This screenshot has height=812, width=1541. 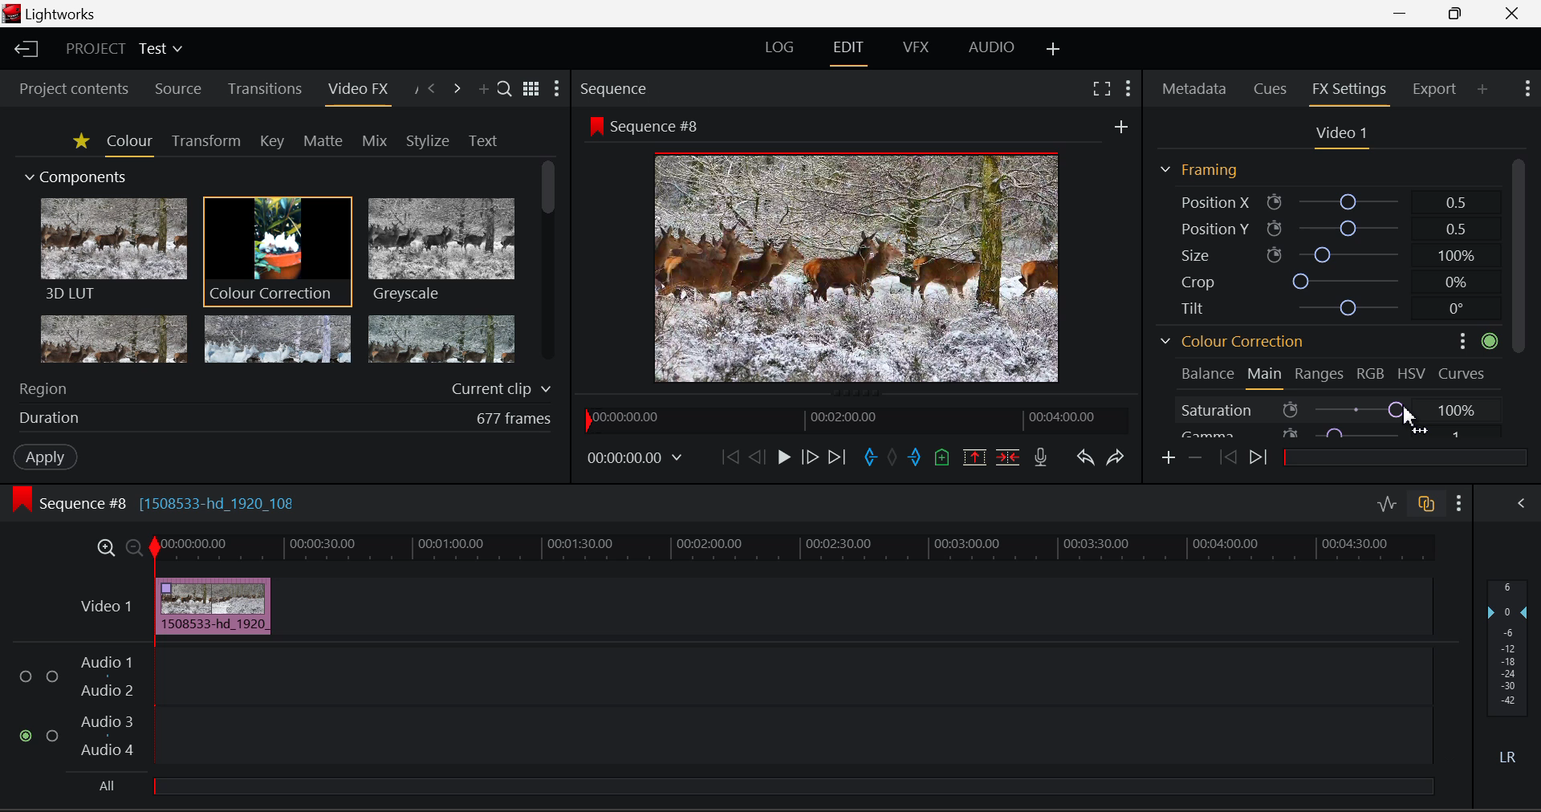 I want to click on Decibel Level, so click(x=1512, y=675).